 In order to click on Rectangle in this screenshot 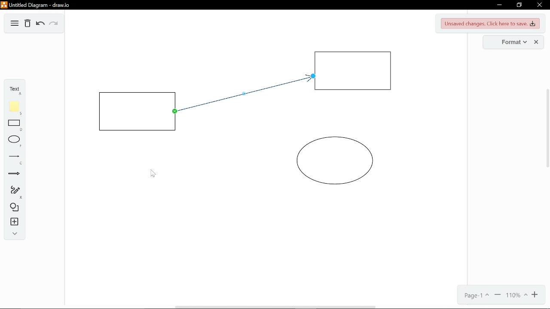, I will do `click(354, 71)`.